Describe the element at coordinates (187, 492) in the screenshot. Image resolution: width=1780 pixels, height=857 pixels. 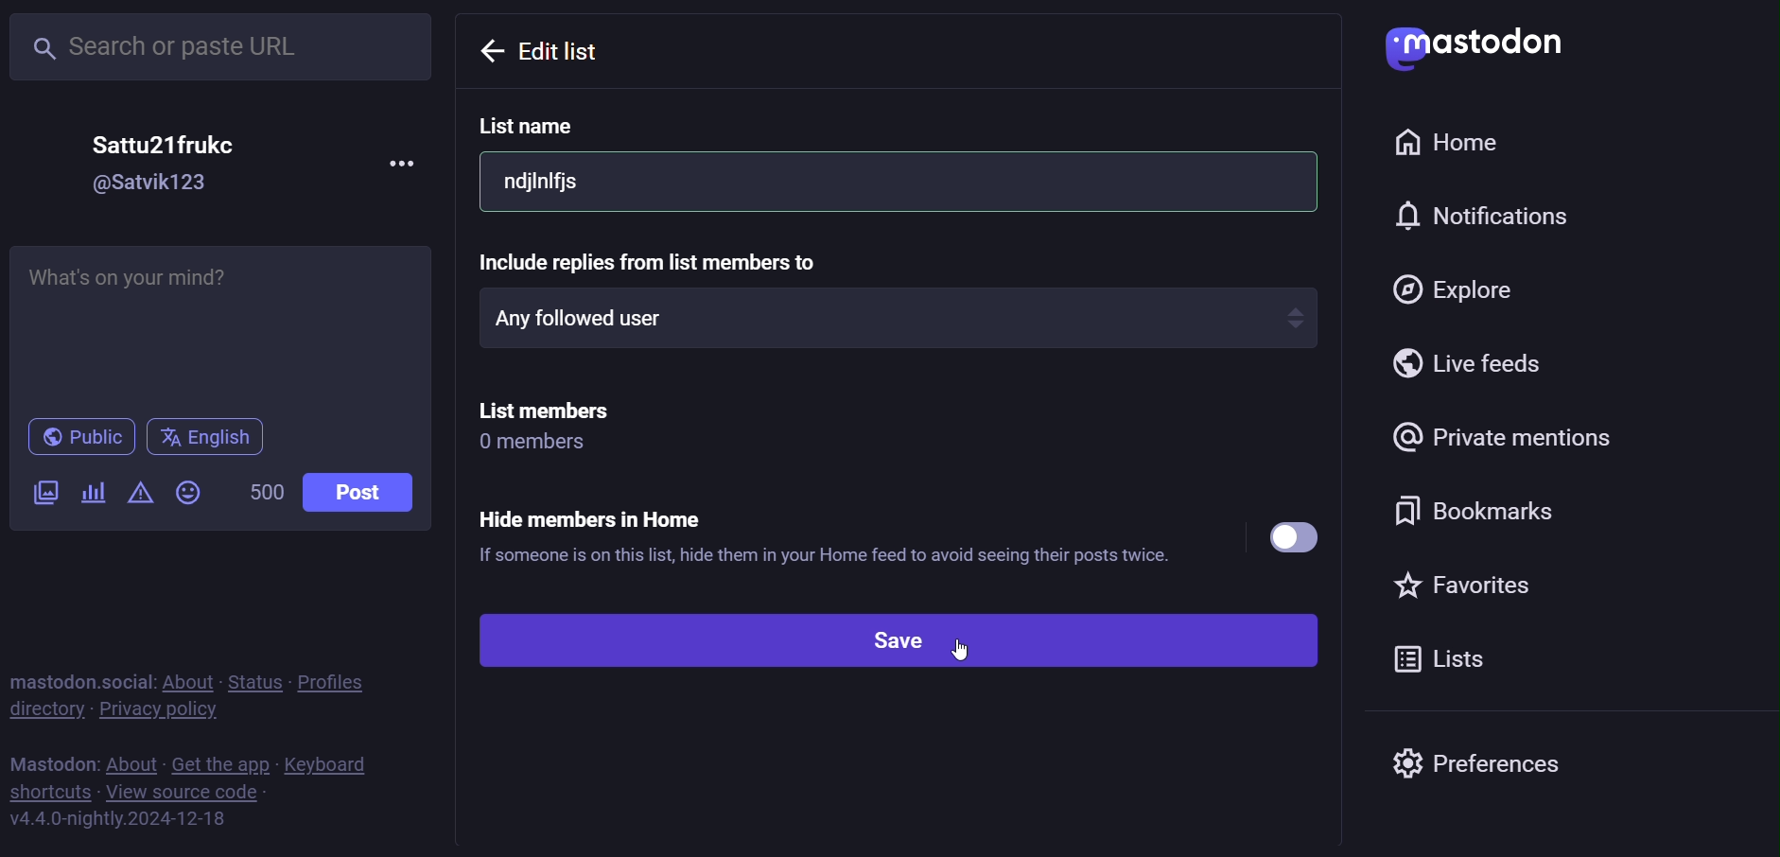
I see `emoji` at that location.